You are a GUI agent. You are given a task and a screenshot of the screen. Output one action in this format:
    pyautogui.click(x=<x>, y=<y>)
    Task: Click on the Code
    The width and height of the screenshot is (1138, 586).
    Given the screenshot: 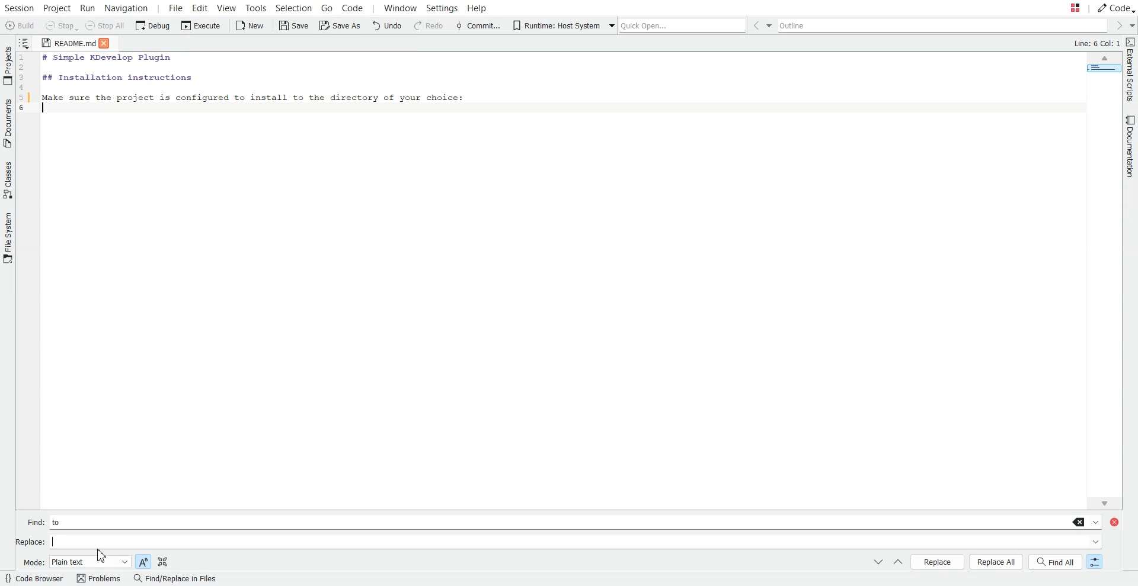 What is the action you would take?
    pyautogui.click(x=359, y=8)
    